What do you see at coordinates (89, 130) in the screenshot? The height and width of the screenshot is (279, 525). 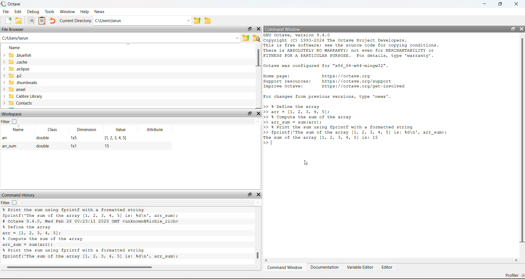 I see `Dimension` at bounding box center [89, 130].